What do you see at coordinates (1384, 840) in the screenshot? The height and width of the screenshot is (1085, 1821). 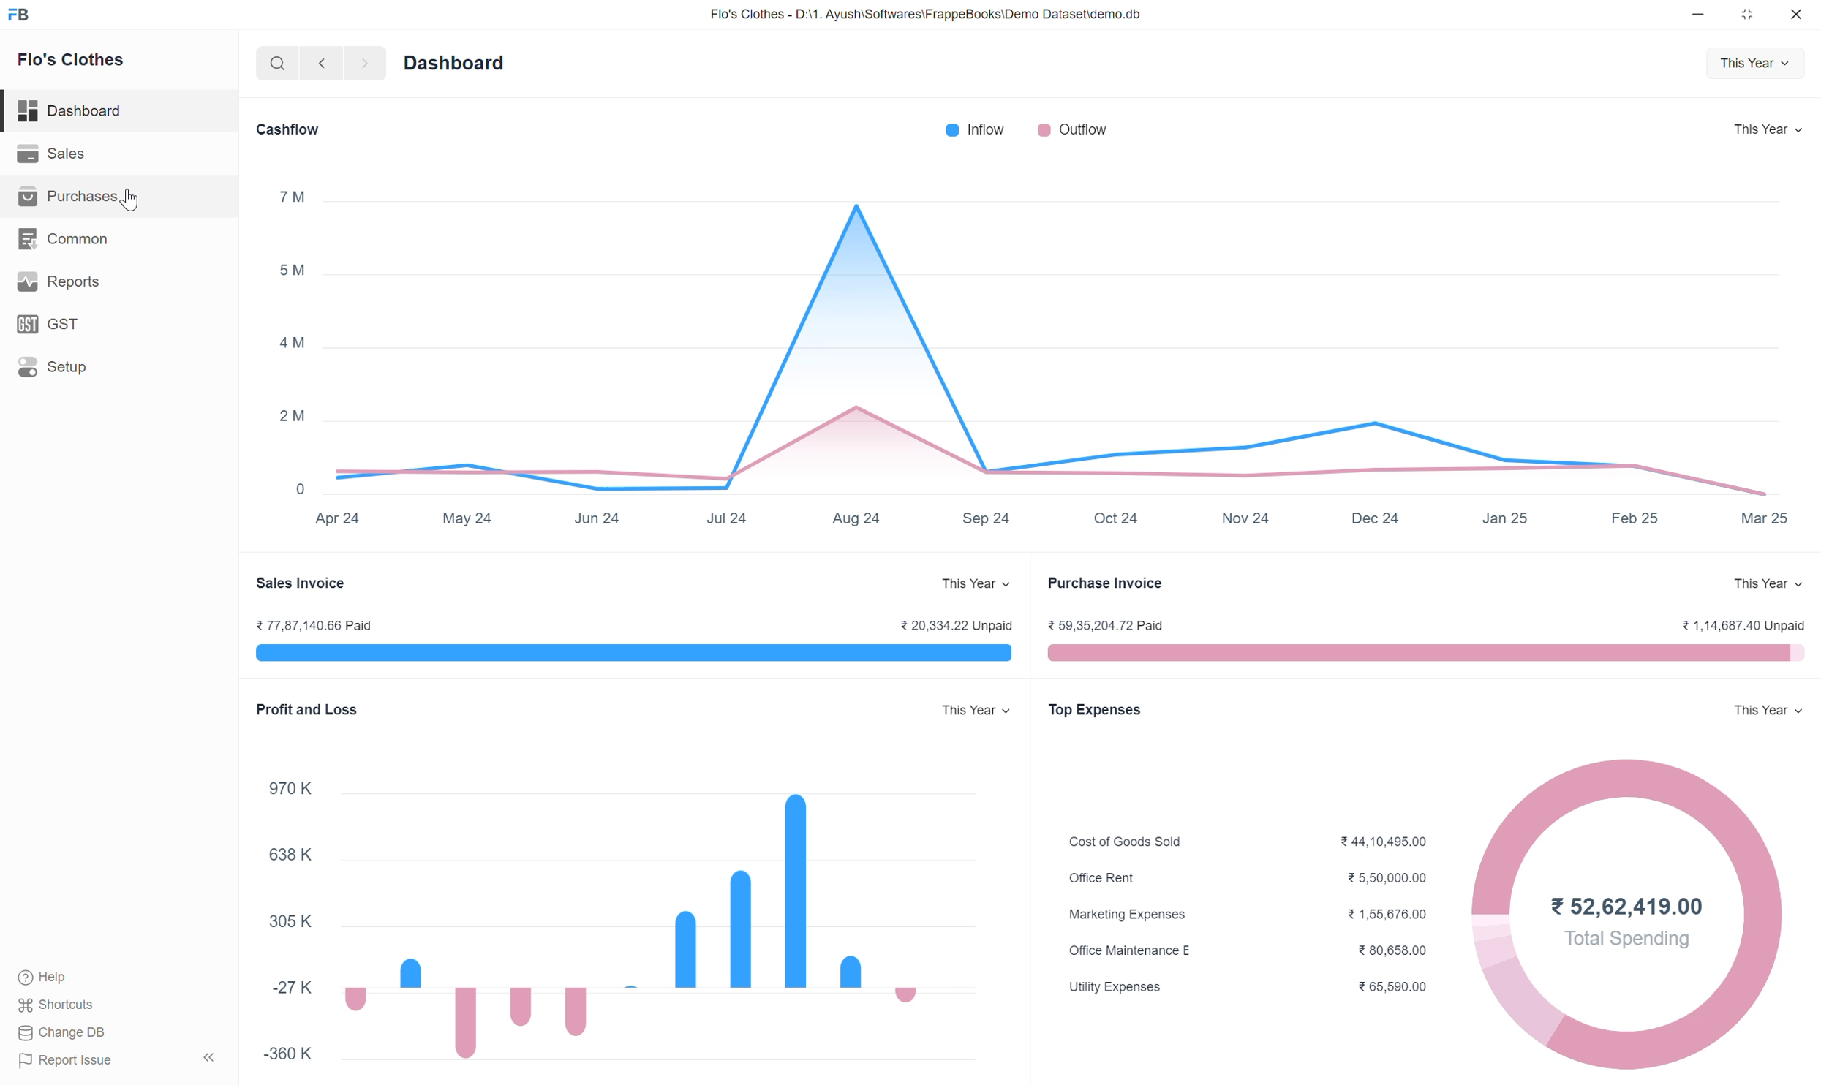 I see `₹ 44,101,495` at bounding box center [1384, 840].